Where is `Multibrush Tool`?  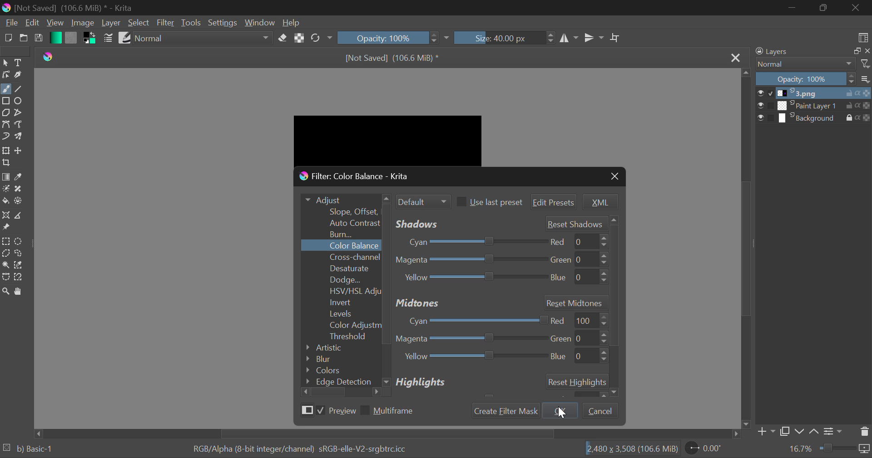
Multibrush Tool is located at coordinates (22, 137).